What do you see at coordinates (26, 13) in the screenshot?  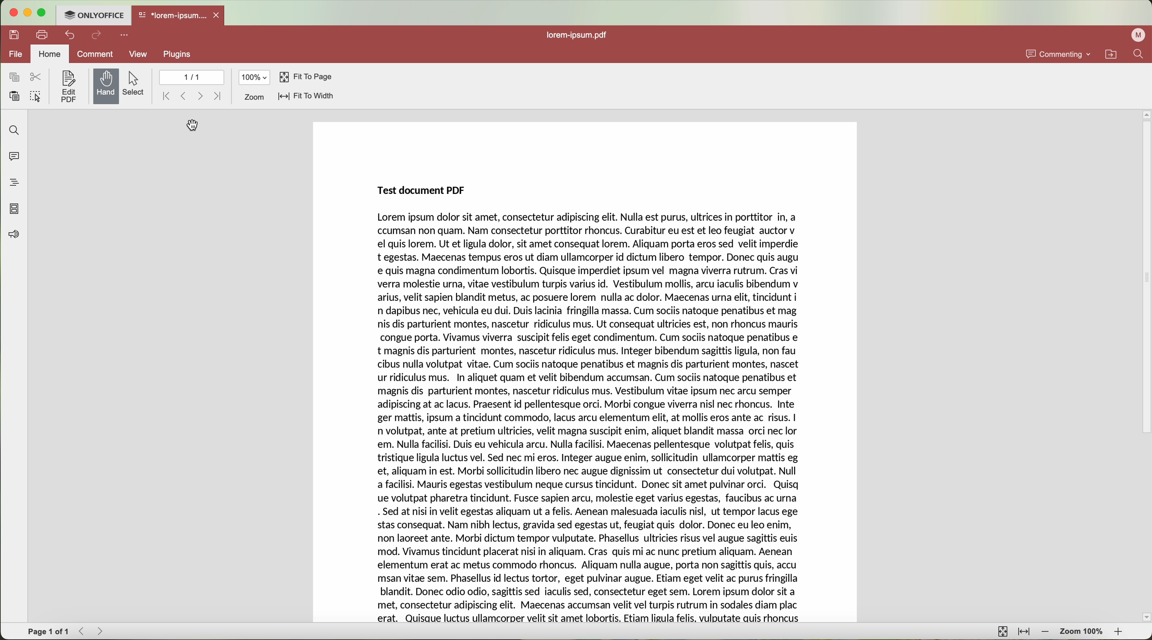 I see `minimize program` at bounding box center [26, 13].